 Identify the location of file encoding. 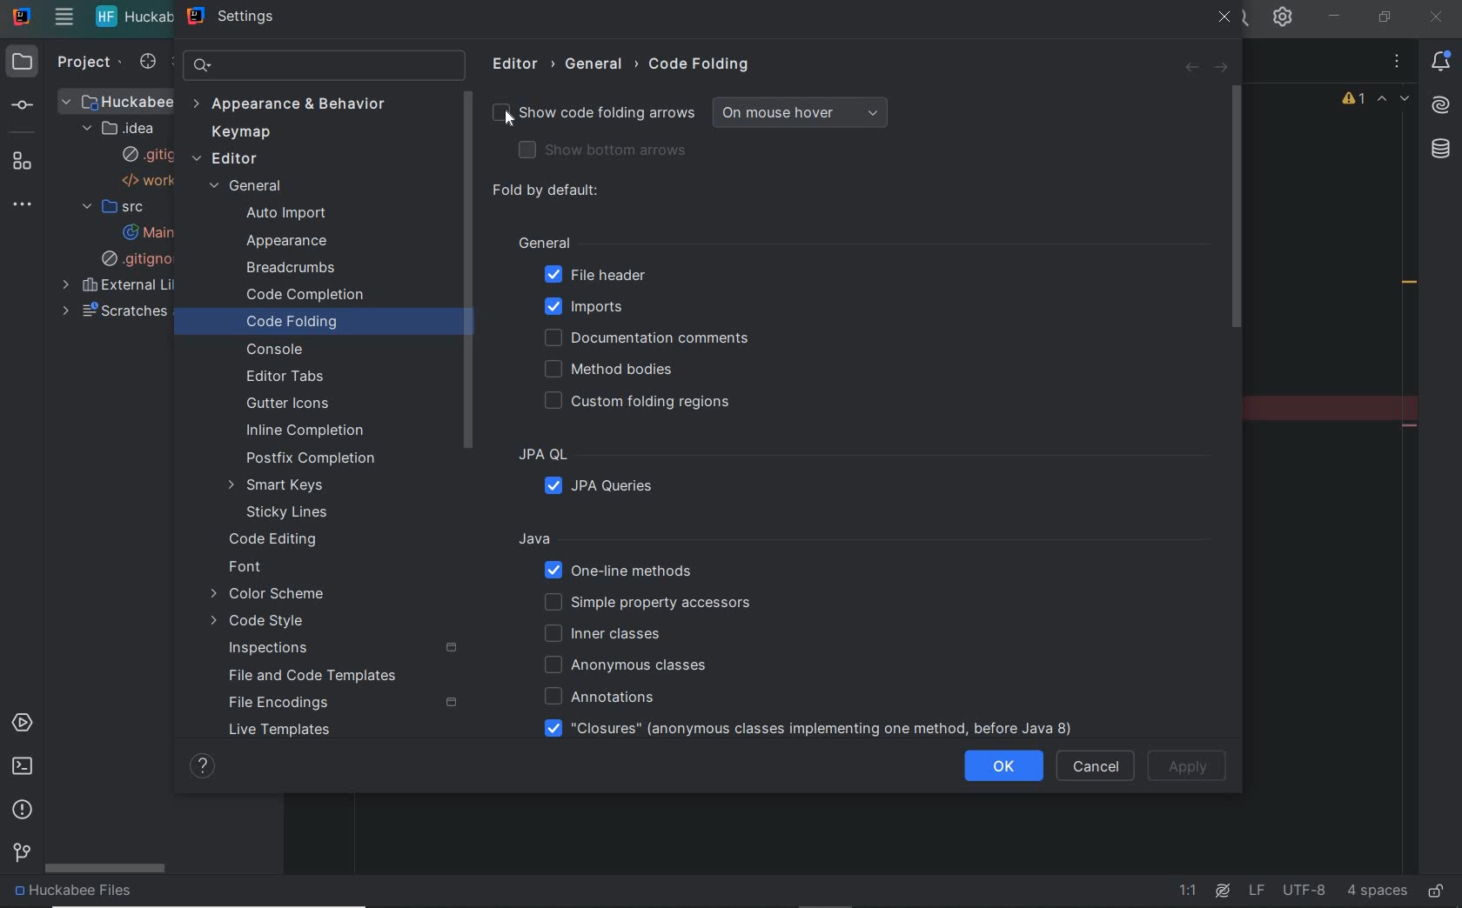
(1304, 890).